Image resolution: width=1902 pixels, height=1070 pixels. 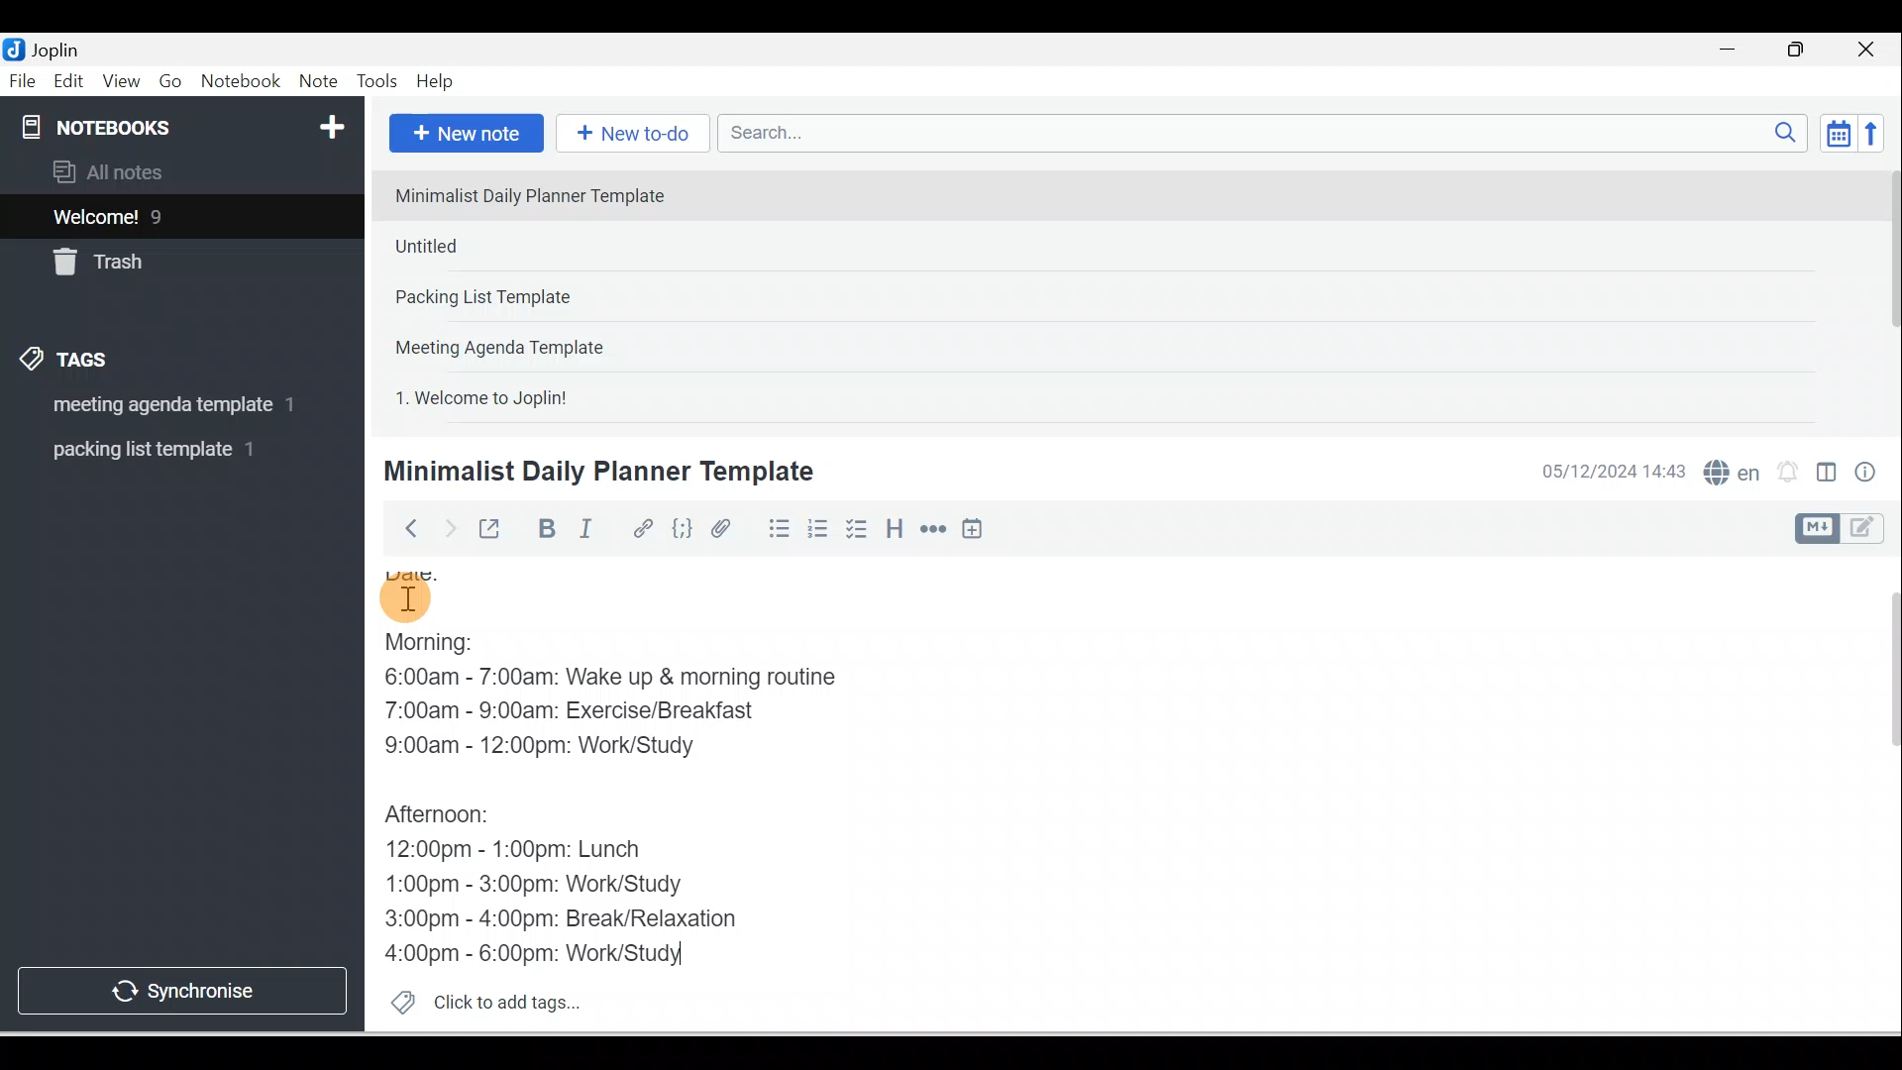 I want to click on Toggle external editing, so click(x=492, y=533).